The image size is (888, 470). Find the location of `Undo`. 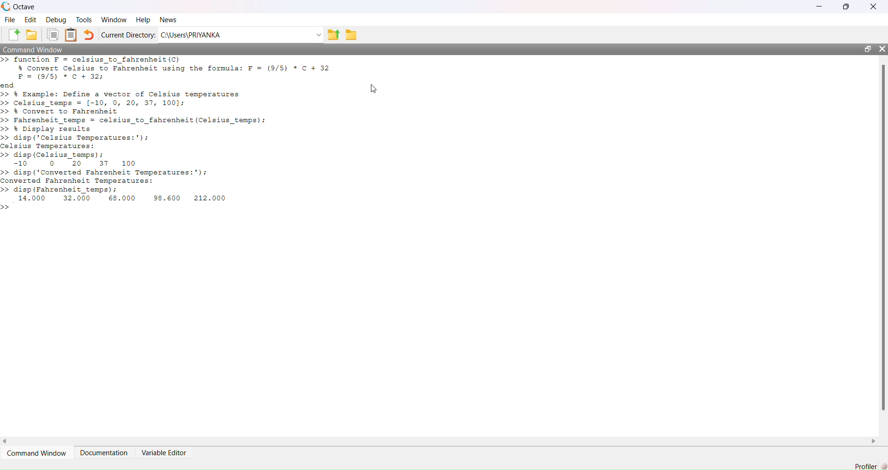

Undo is located at coordinates (89, 34).